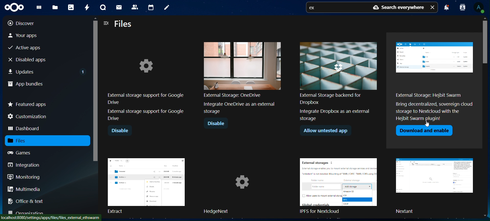 The height and width of the screenshot is (221, 490). I want to click on search everywhere, so click(397, 8).